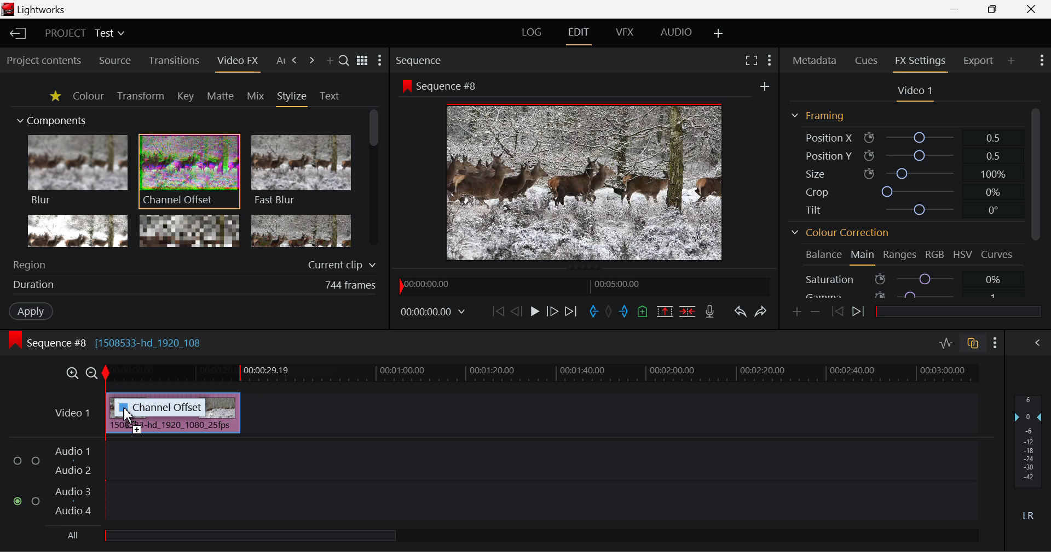 The height and width of the screenshot is (552, 1051). I want to click on Video Layer, so click(73, 415).